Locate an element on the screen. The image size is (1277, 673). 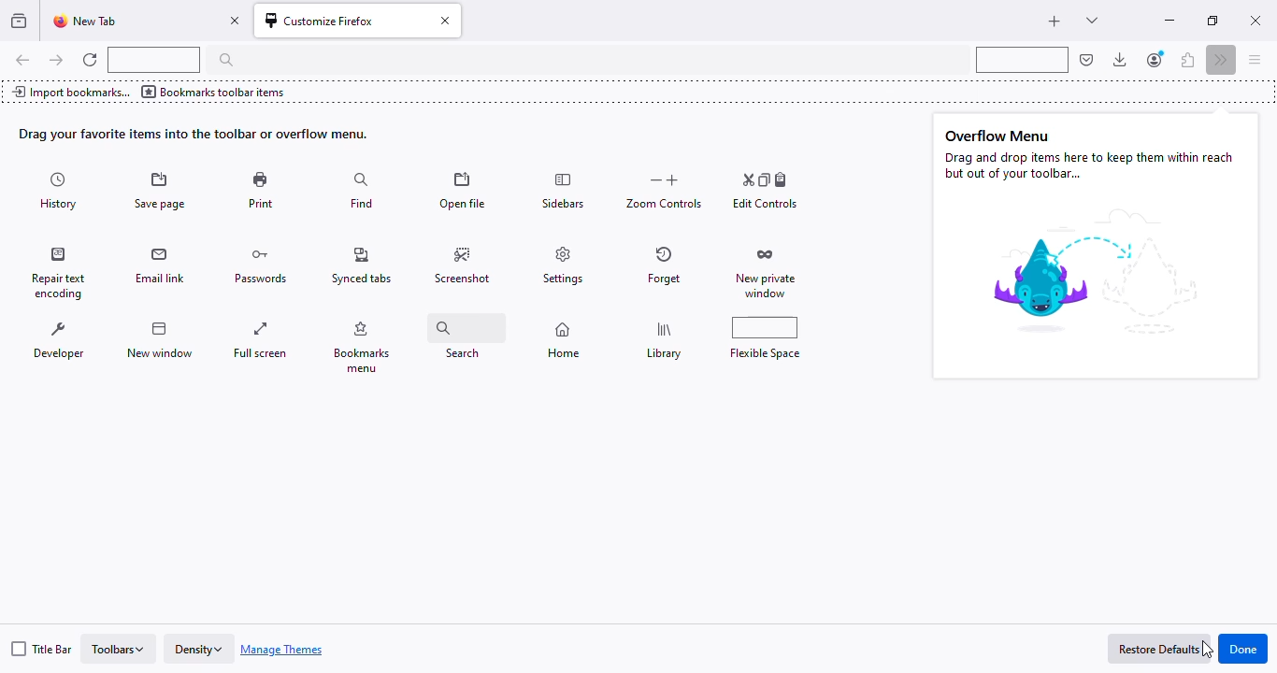
flexible space is located at coordinates (1024, 60).